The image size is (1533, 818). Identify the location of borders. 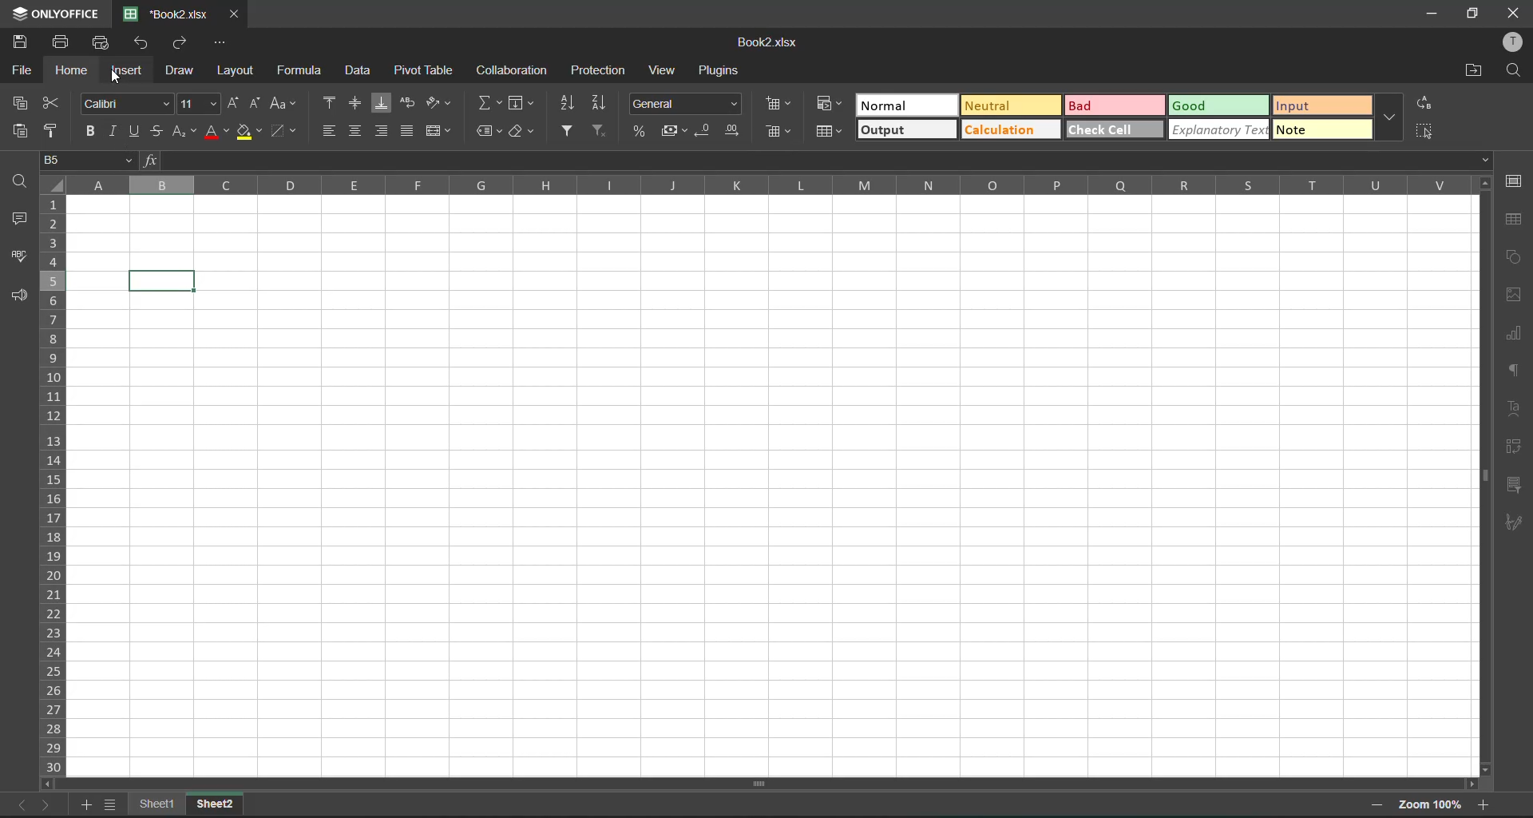
(287, 132).